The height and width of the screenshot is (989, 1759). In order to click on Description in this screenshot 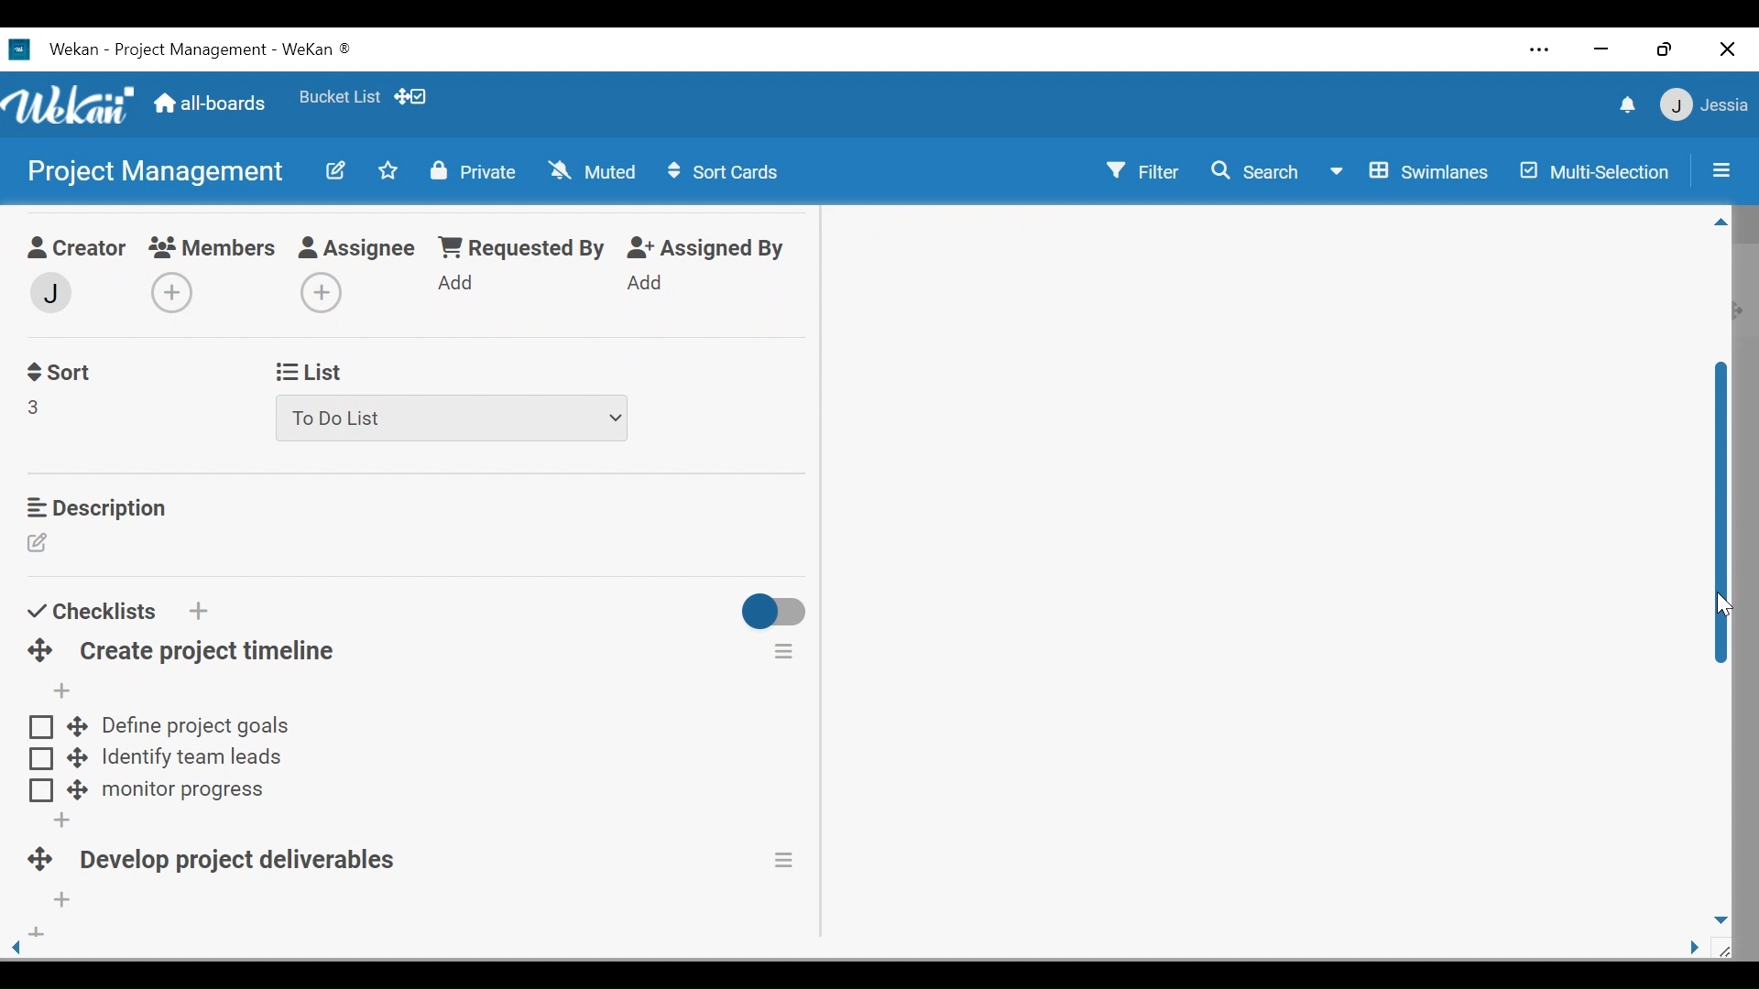, I will do `click(95, 507)`.